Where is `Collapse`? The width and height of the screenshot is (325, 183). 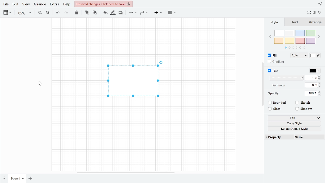
Collapse is located at coordinates (320, 12).